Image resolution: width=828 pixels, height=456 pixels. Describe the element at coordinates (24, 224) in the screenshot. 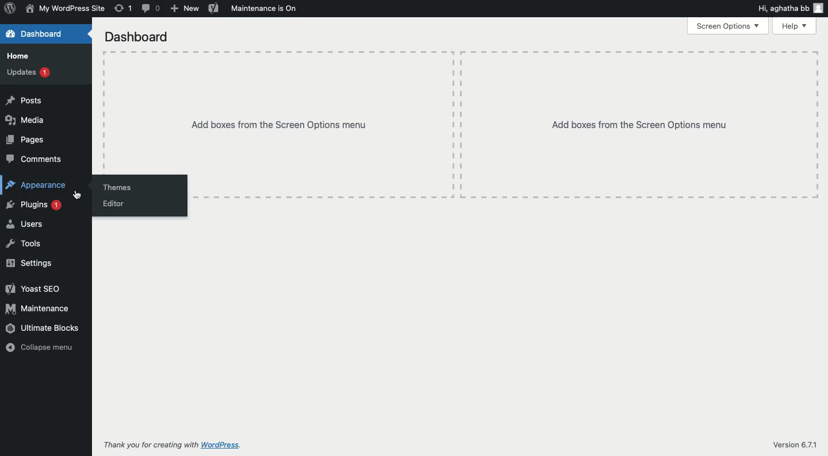

I see `Users` at that location.